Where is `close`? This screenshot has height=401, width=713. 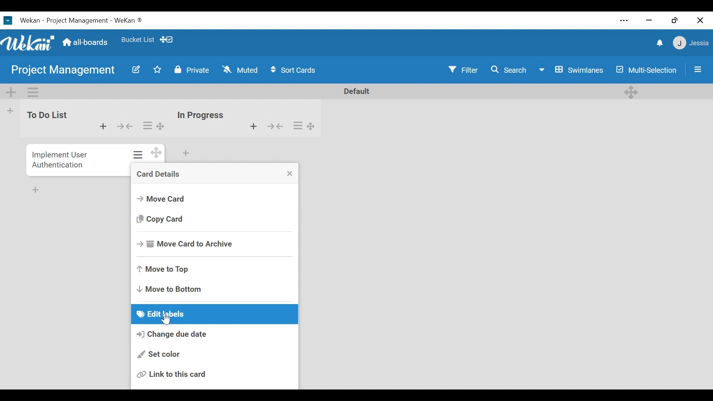 close is located at coordinates (289, 172).